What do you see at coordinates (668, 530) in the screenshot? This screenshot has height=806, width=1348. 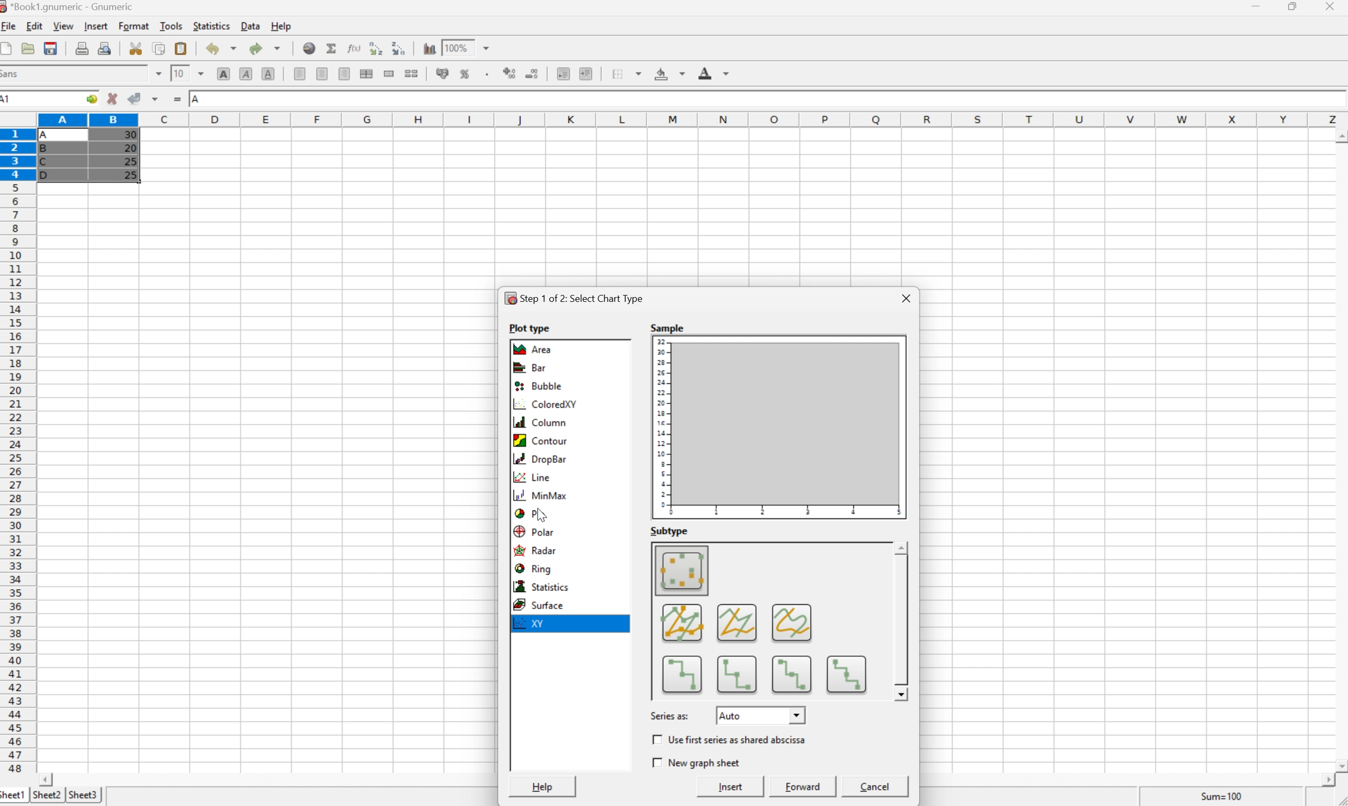 I see `Subtype` at bounding box center [668, 530].